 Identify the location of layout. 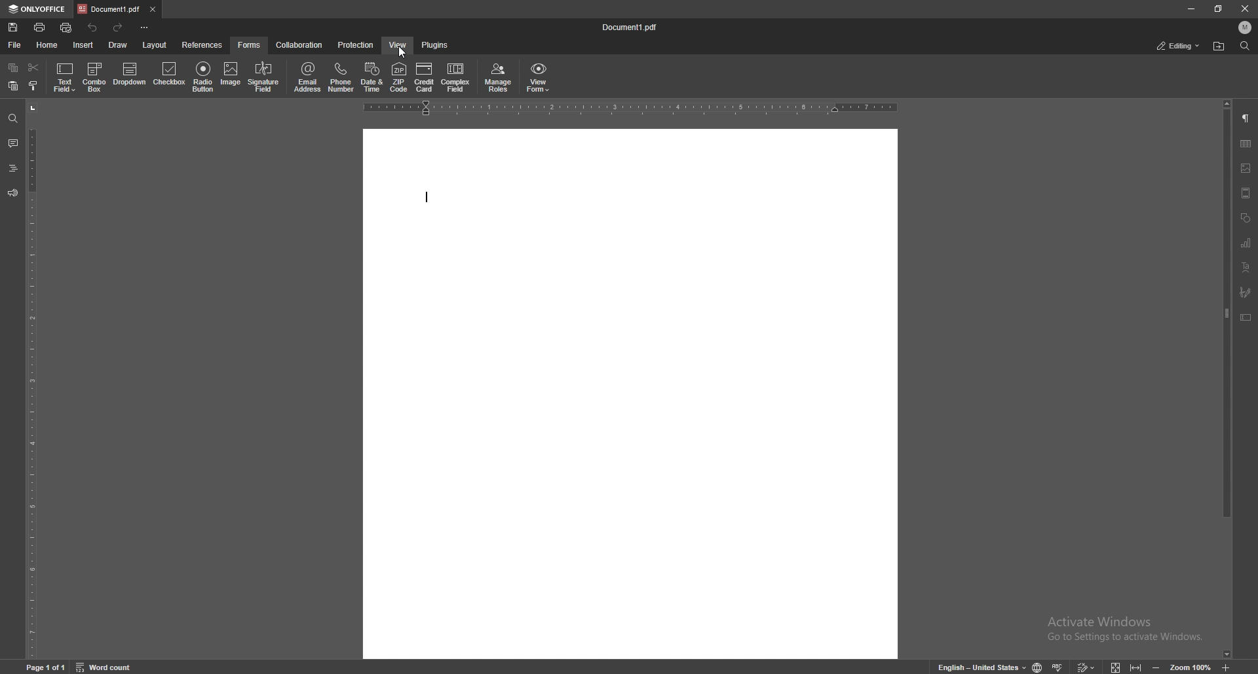
(154, 45).